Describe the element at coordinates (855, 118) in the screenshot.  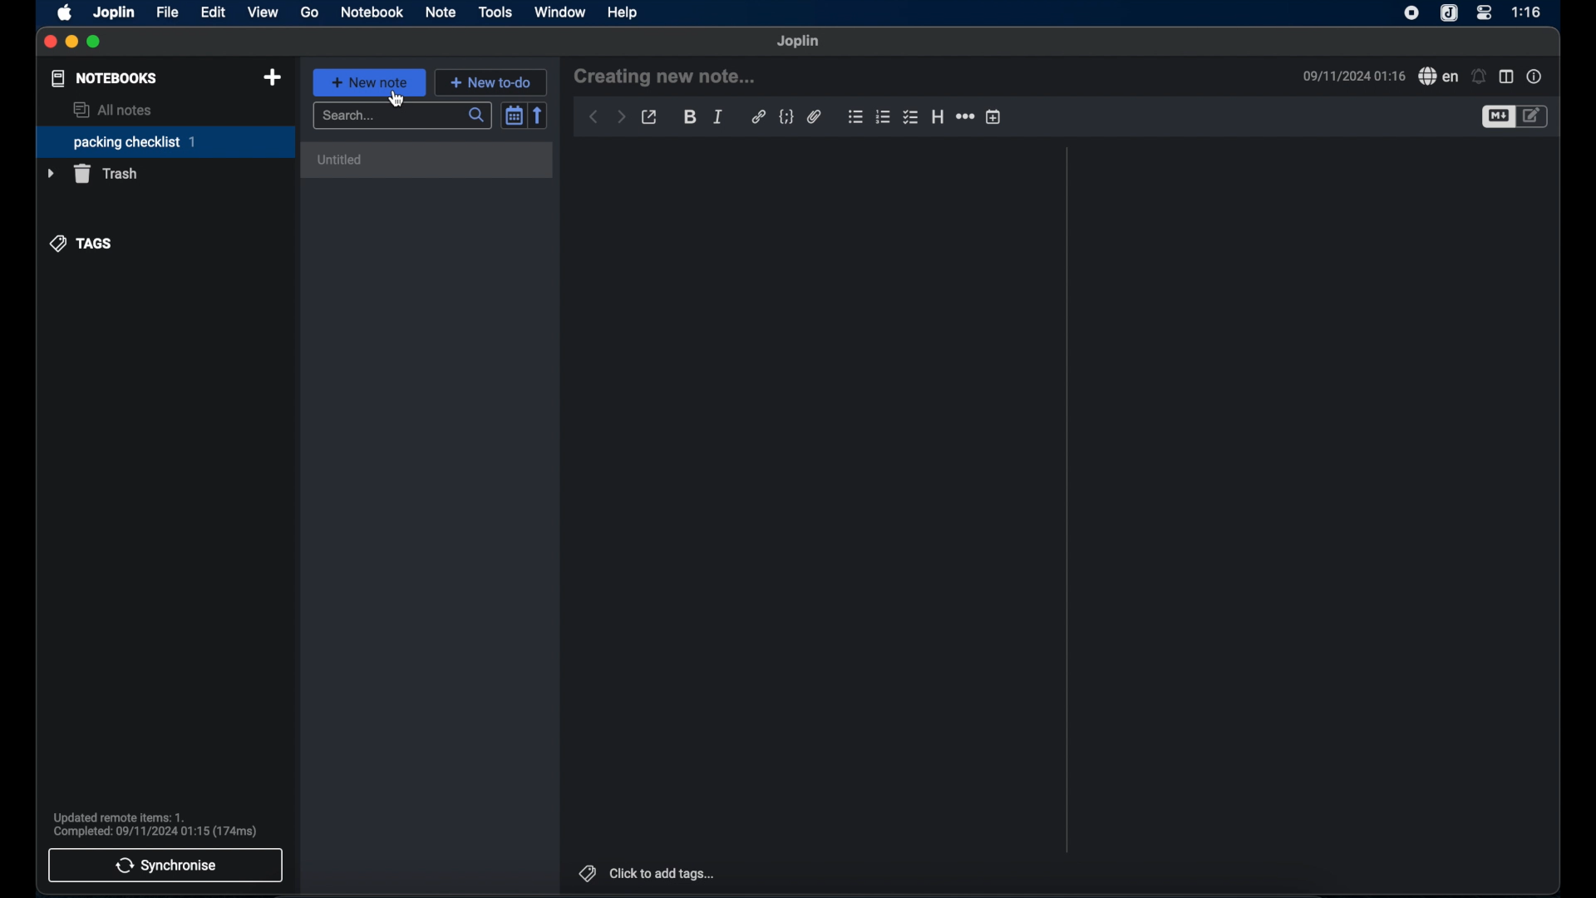
I see `bulleted checklist` at that location.